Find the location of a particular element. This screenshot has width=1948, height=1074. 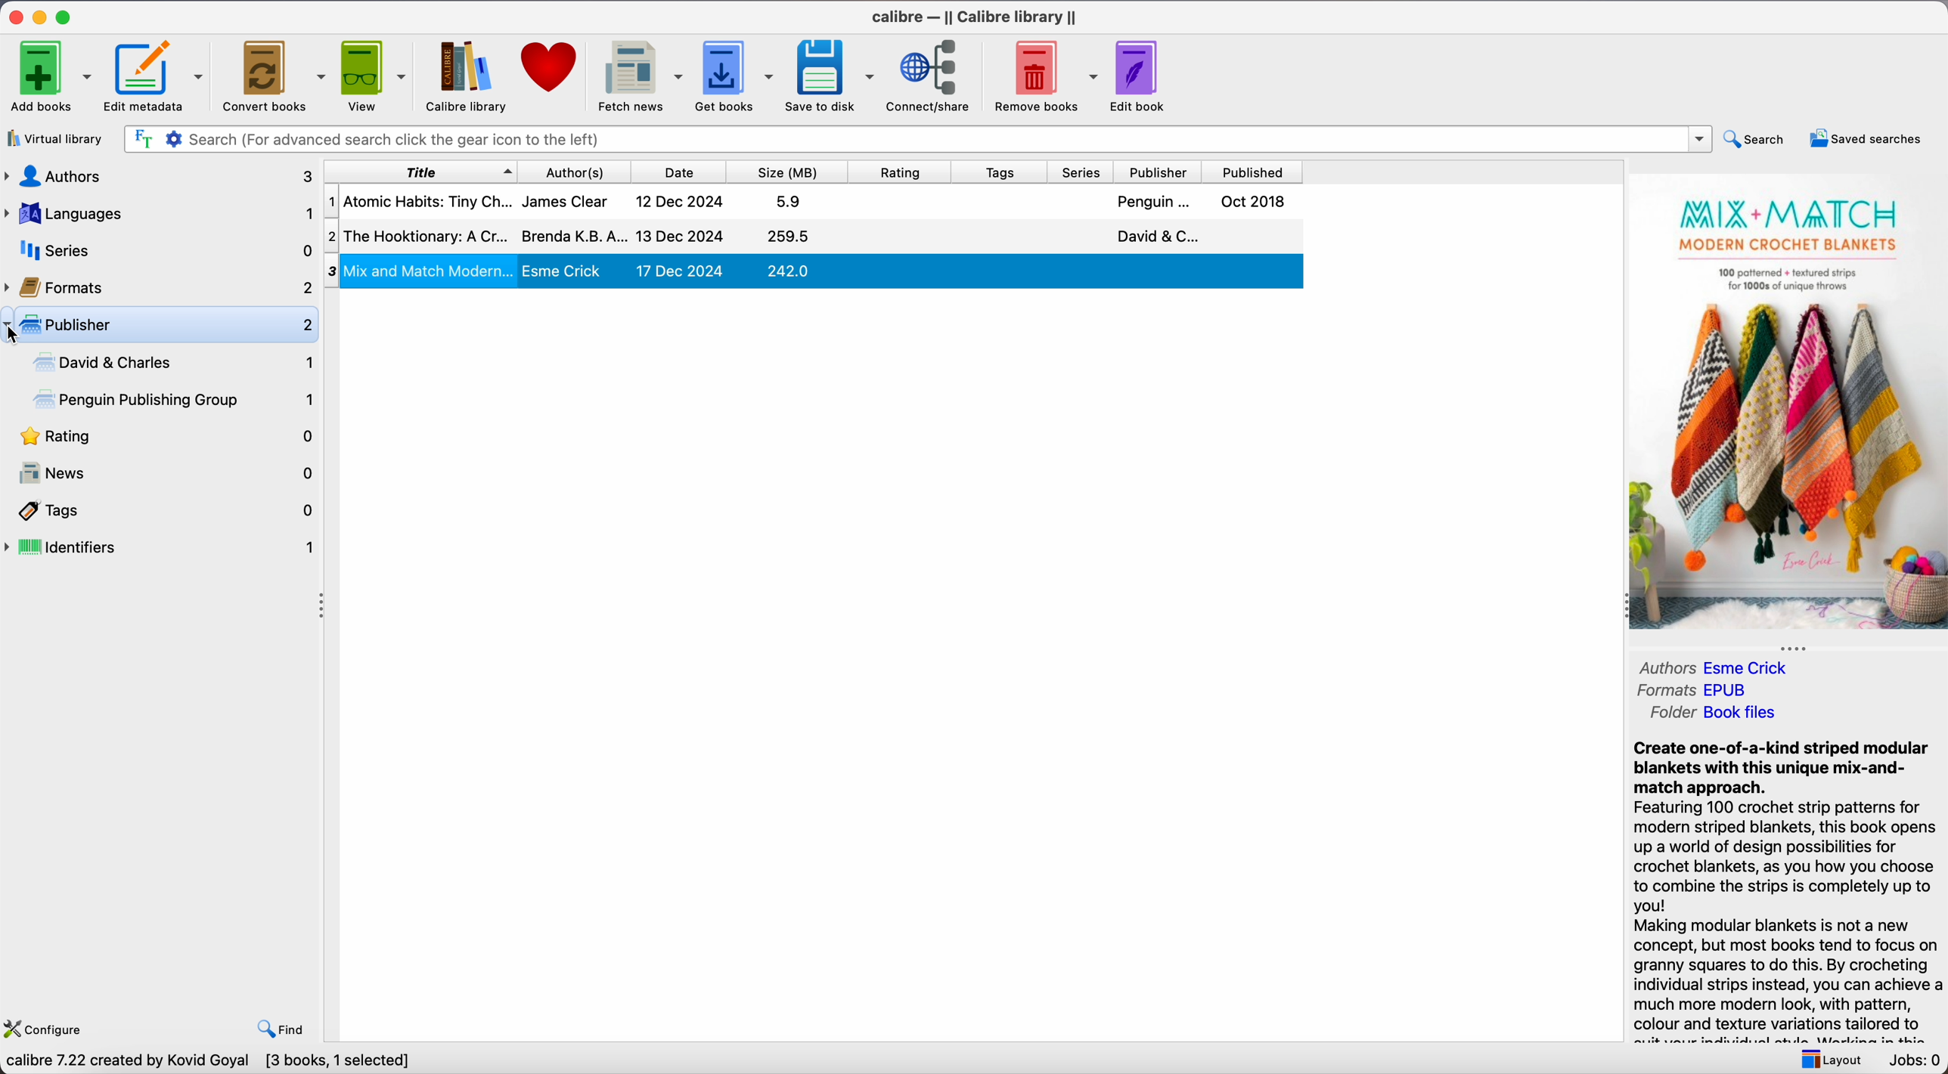

configure is located at coordinates (50, 1026).